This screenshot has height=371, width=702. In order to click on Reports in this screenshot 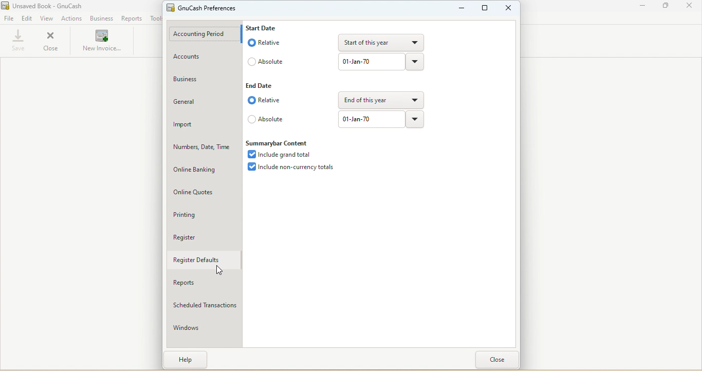, I will do `click(205, 283)`.